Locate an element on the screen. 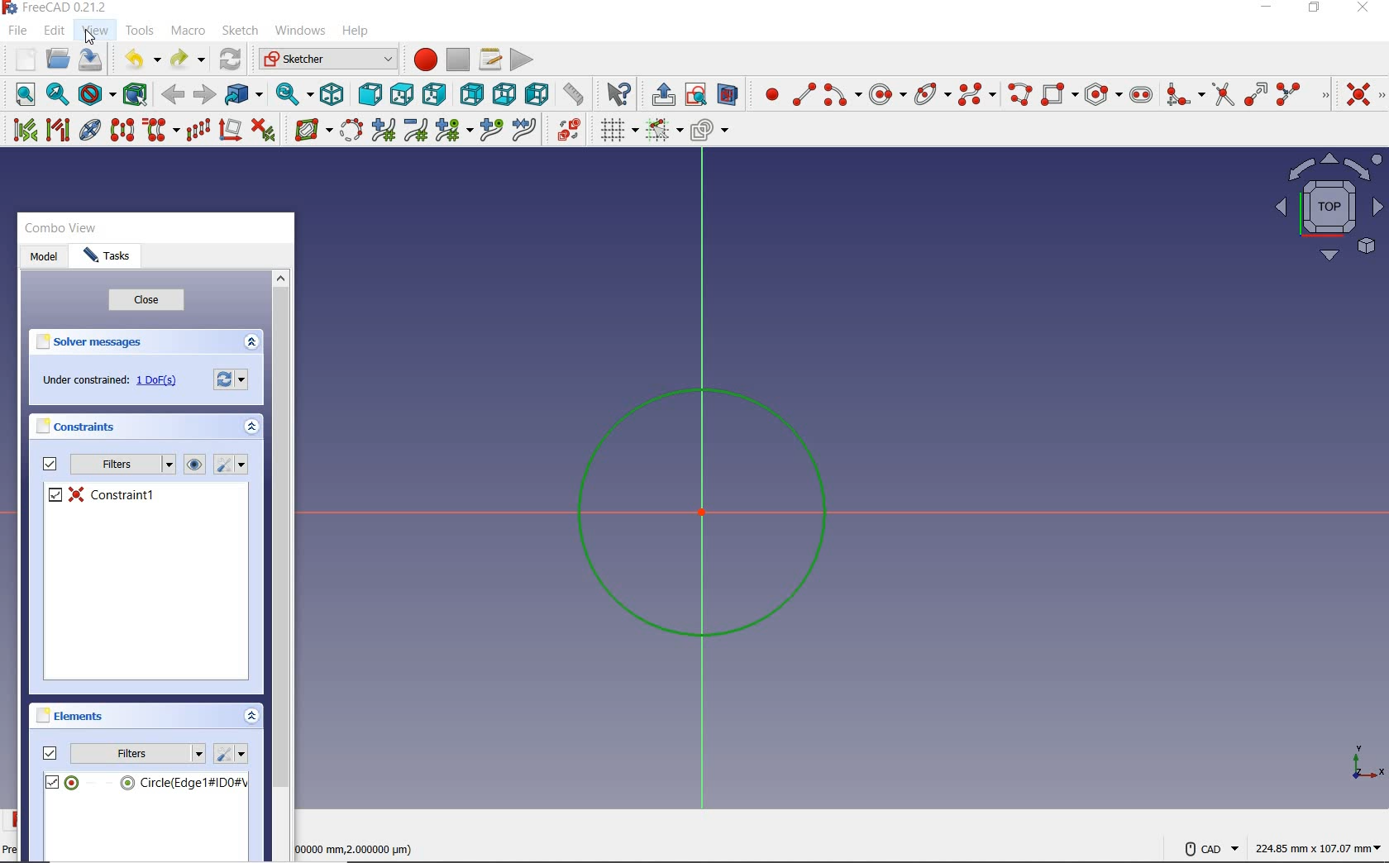 The width and height of the screenshot is (1389, 863). view is located at coordinates (94, 32).